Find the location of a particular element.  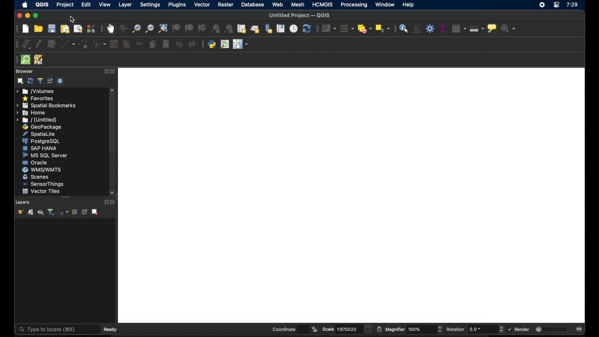

postgresql is located at coordinates (41, 141).